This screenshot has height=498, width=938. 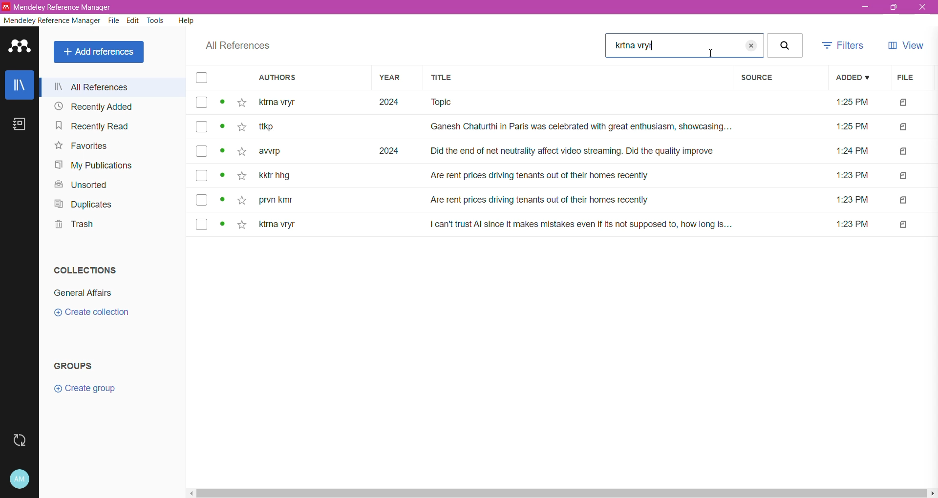 I want to click on Title, so click(x=577, y=79).